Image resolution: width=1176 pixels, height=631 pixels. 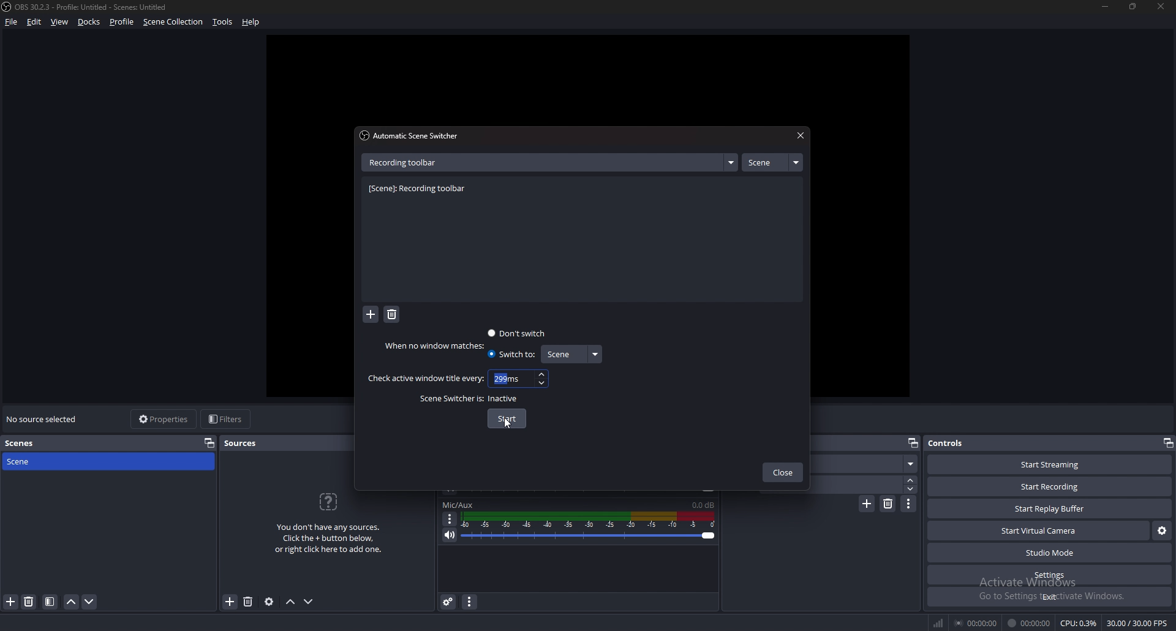 I want to click on scene collection, so click(x=175, y=21).